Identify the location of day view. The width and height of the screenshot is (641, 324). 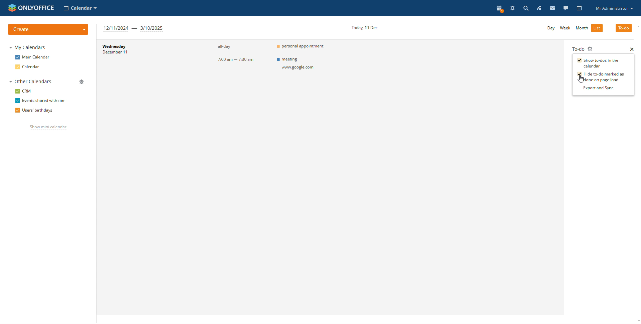
(551, 29).